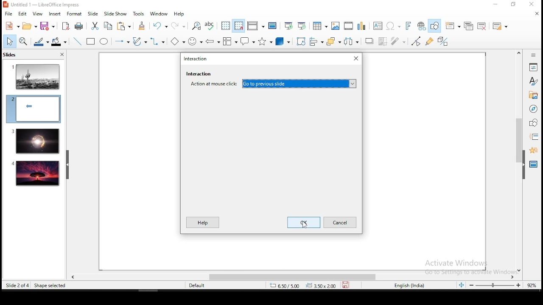 This screenshot has height=305, width=543. Describe the element at coordinates (22, 14) in the screenshot. I see `edit` at that location.